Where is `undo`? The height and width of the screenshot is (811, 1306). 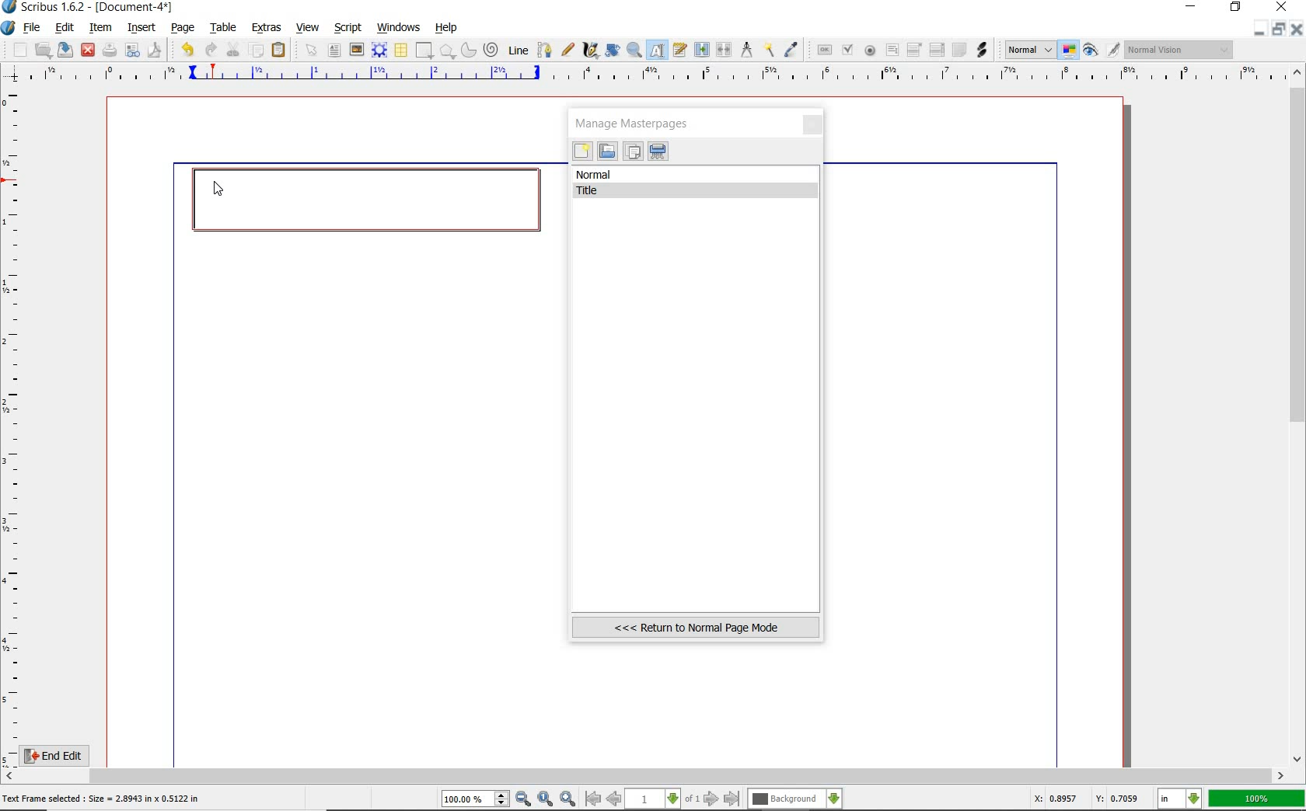 undo is located at coordinates (184, 48).